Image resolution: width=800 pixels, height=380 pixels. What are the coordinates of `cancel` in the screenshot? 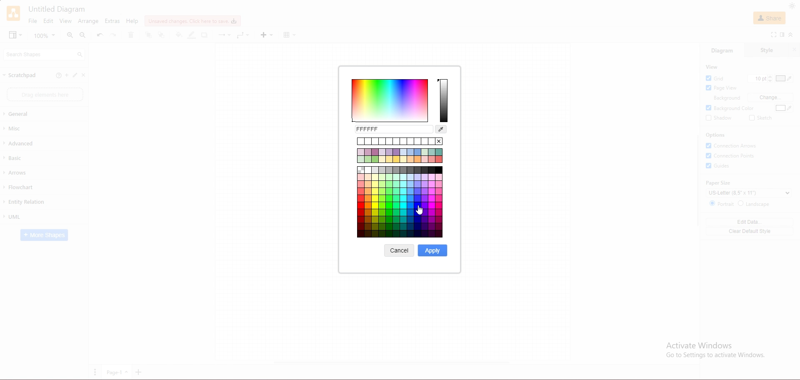 It's located at (399, 250).